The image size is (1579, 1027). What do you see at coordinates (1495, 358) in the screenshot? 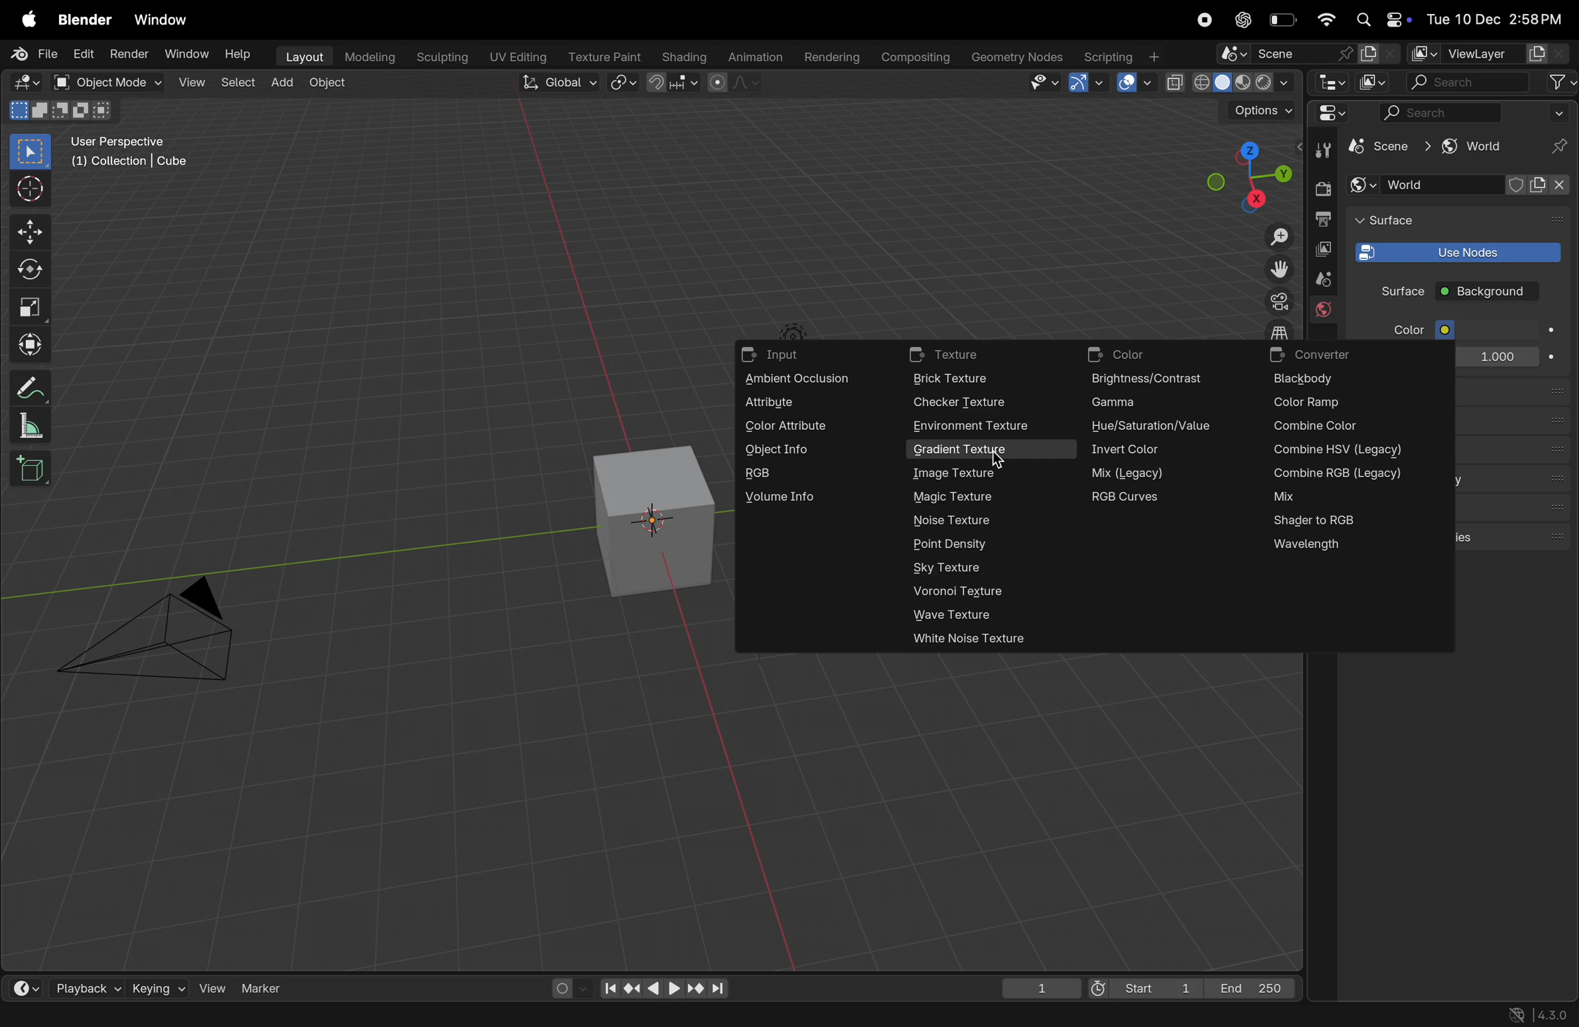
I see `1000` at bounding box center [1495, 358].